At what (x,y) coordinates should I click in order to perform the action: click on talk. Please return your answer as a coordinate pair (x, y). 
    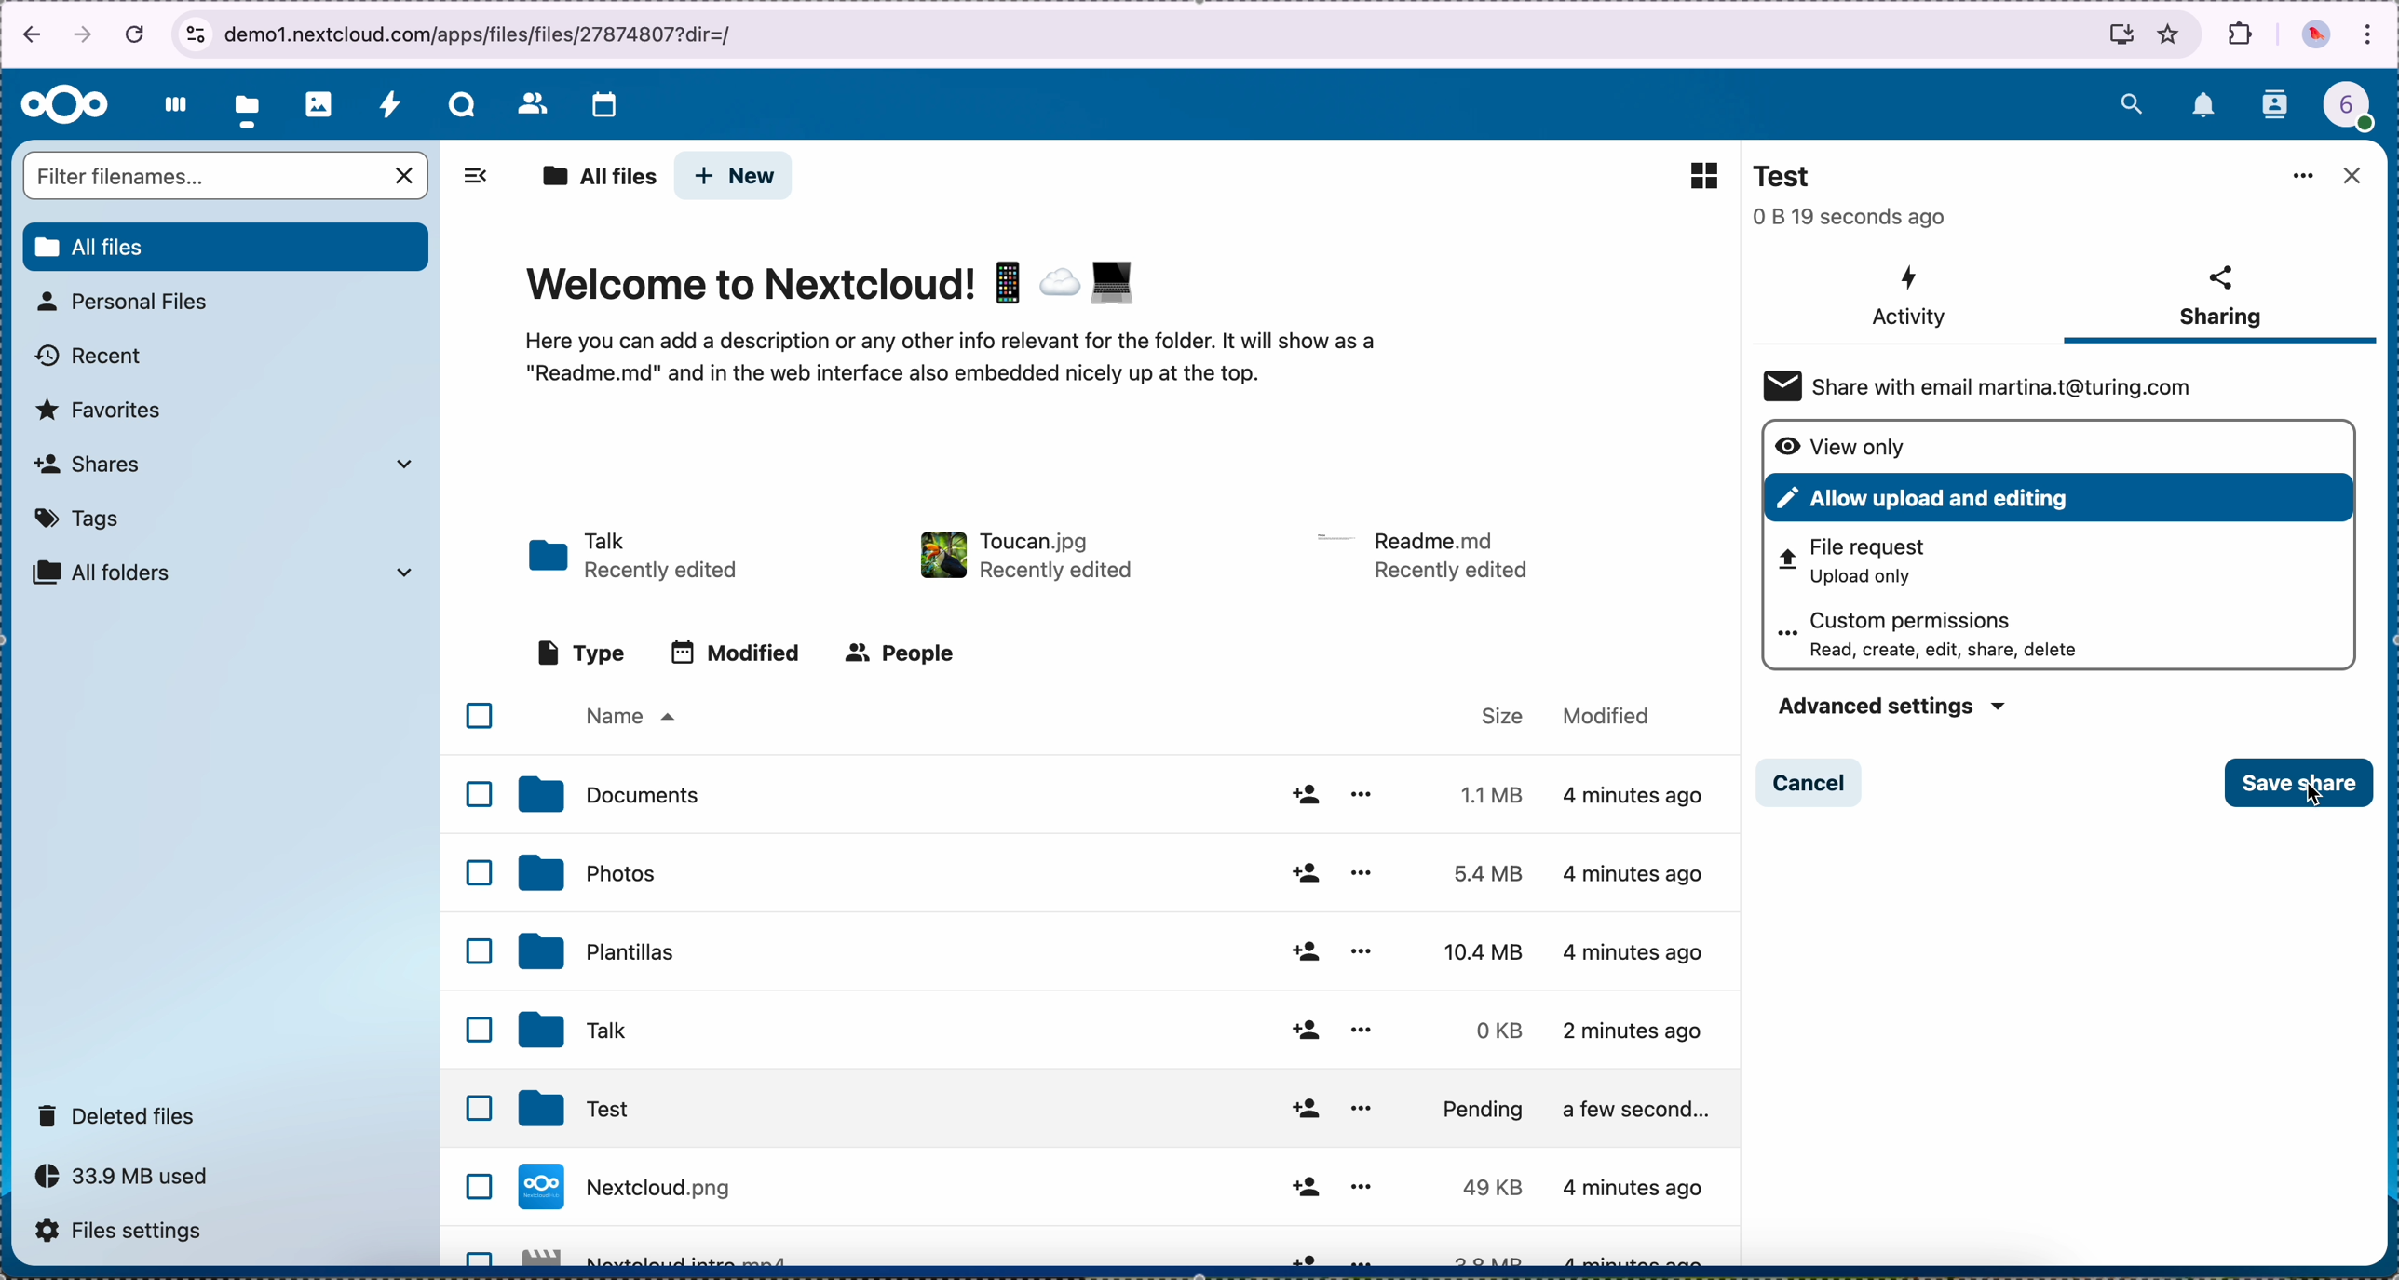
    Looking at the image, I should click on (462, 104).